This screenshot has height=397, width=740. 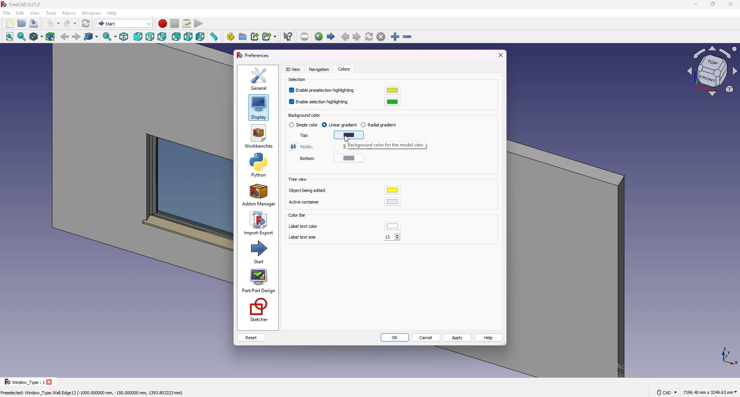 I want to click on back, so click(x=65, y=37).